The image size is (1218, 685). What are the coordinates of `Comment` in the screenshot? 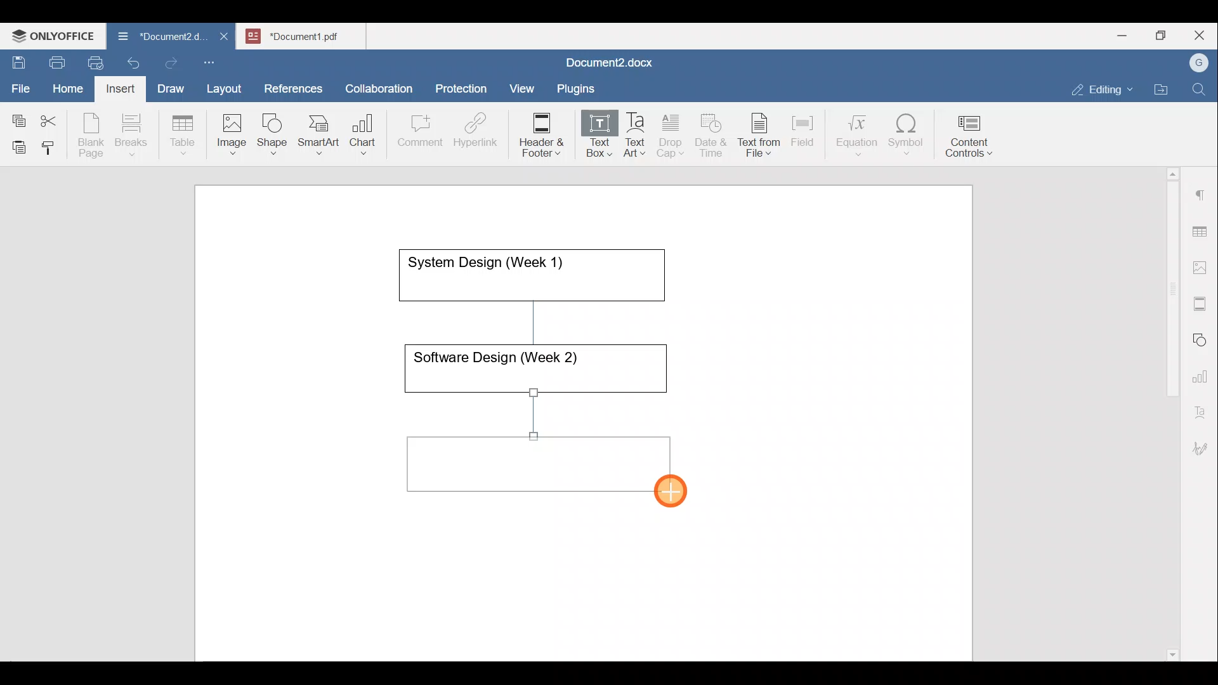 It's located at (416, 134).